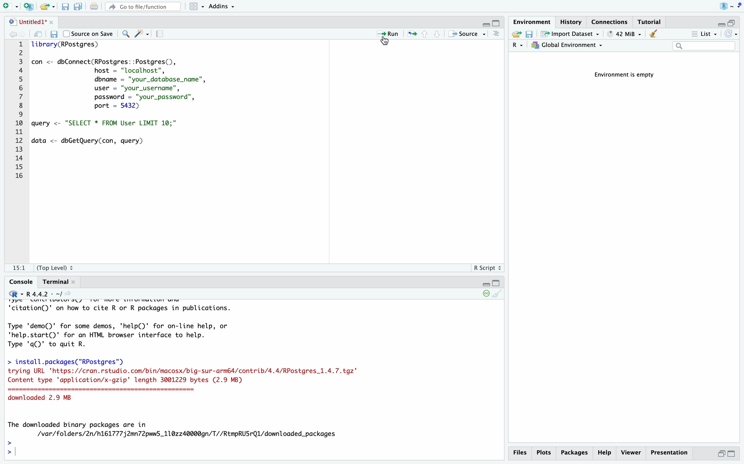  What do you see at coordinates (718, 21) in the screenshot?
I see `minimize` at bounding box center [718, 21].